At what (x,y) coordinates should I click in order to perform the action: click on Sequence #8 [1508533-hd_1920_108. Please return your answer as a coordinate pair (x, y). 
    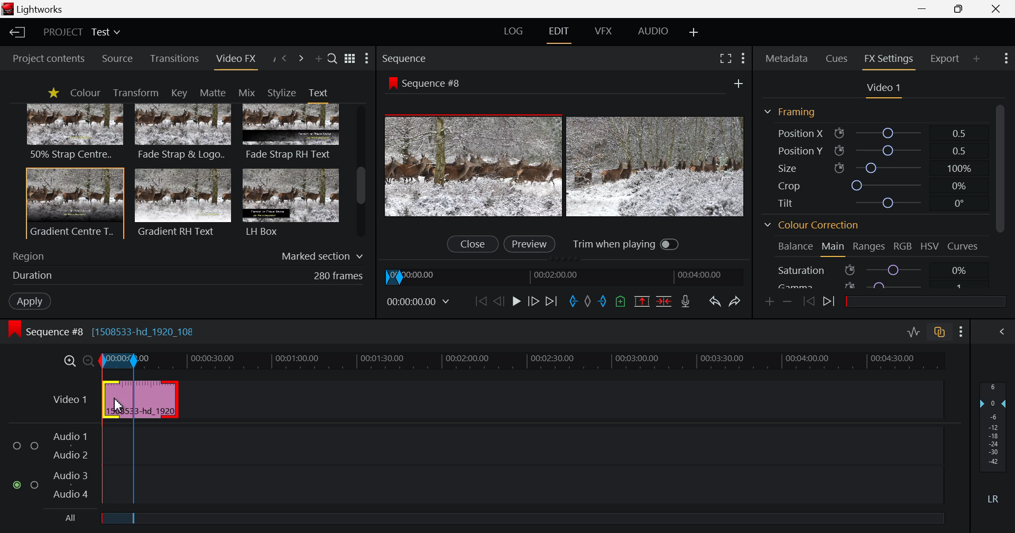
    Looking at the image, I should click on (109, 331).